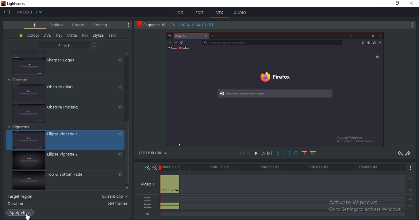  I want to click on graphs, so click(79, 25).